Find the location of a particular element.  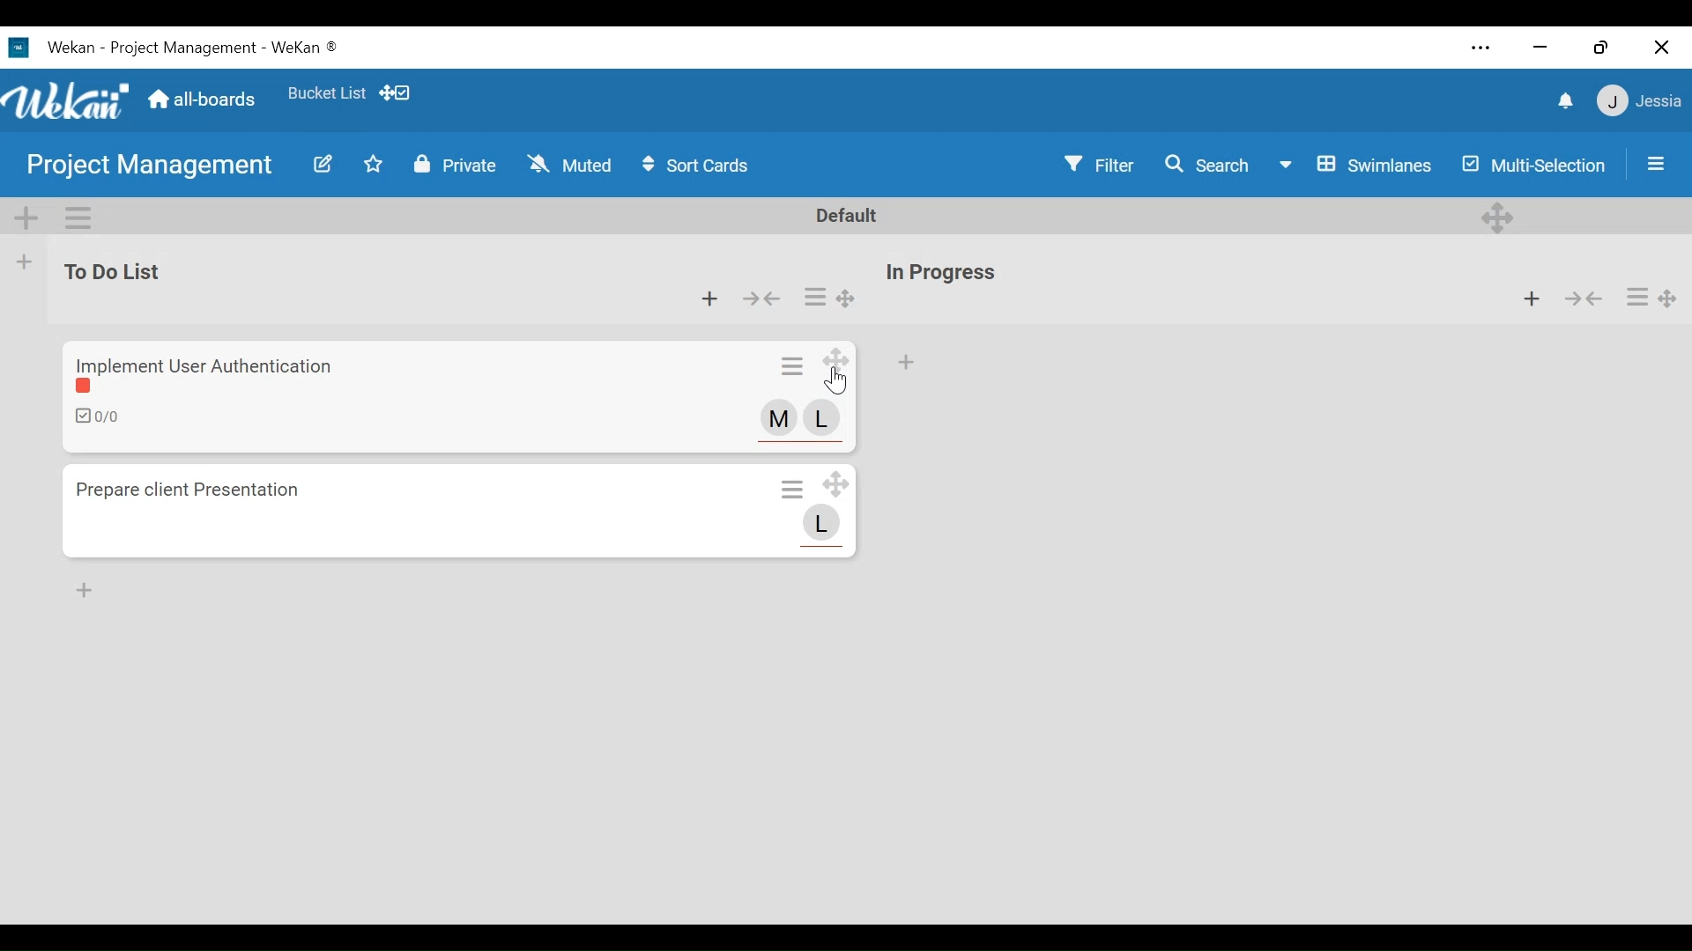

Multi-Selection is located at coordinates (1532, 166).